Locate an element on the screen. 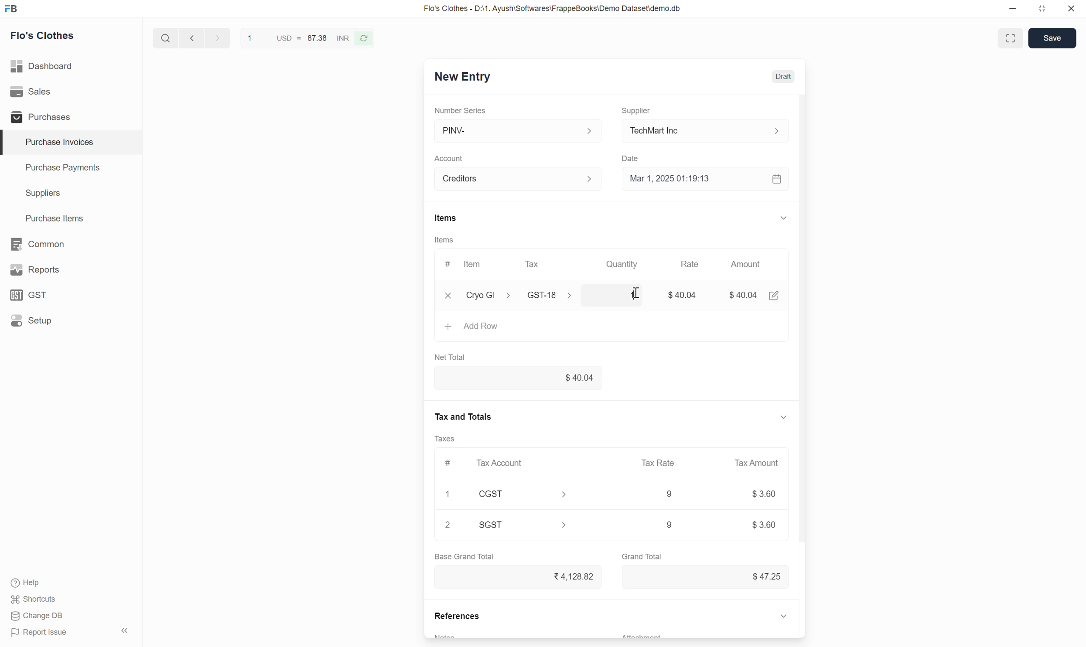 The width and height of the screenshot is (1086, 647). Dashboard is located at coordinates (43, 64).